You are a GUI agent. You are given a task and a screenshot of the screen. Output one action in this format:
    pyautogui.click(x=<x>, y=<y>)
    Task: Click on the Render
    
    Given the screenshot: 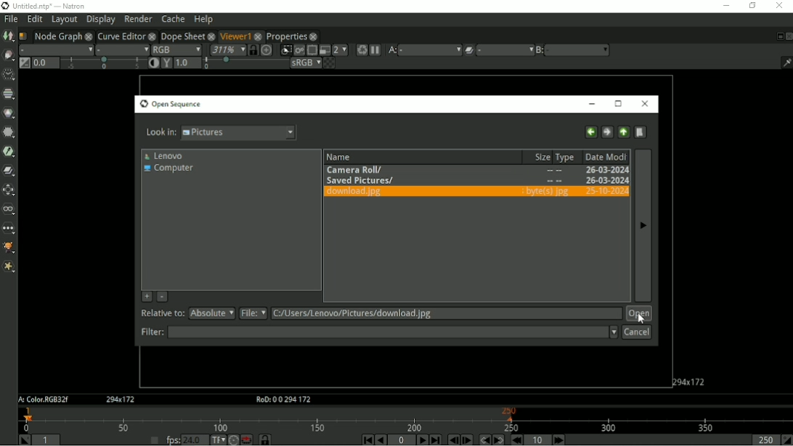 What is the action you would take?
    pyautogui.click(x=138, y=19)
    